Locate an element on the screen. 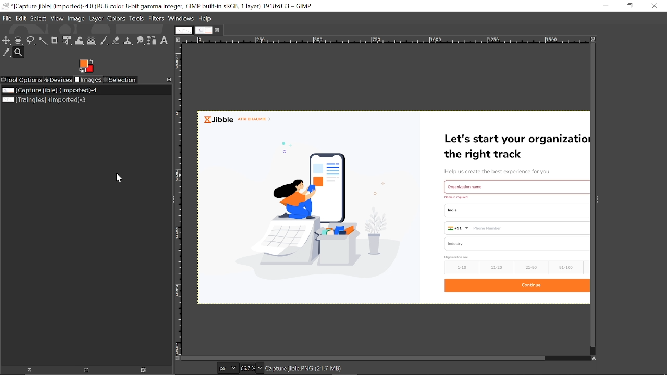 This screenshot has height=375, width=667. Smudge tool is located at coordinates (140, 41).